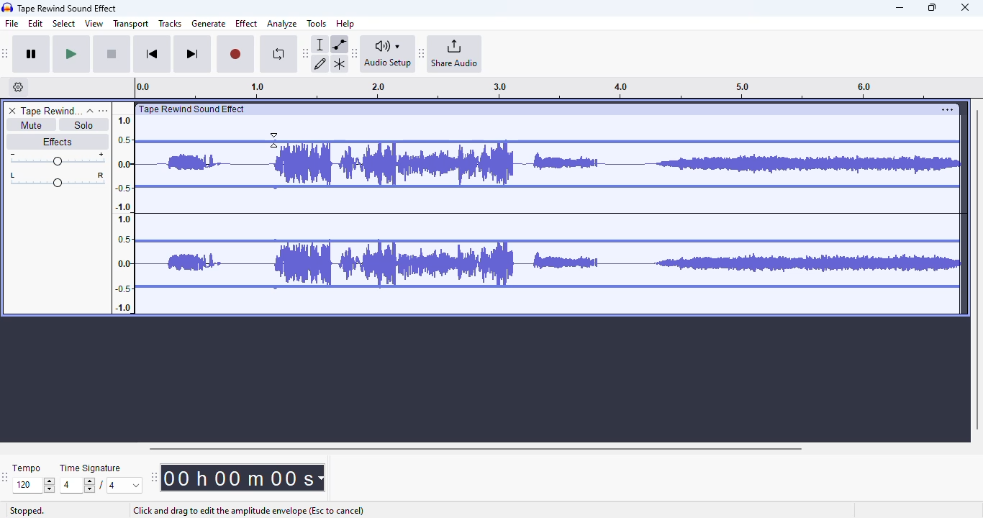  I want to click on Move audacity transport toolbar, so click(6, 53).